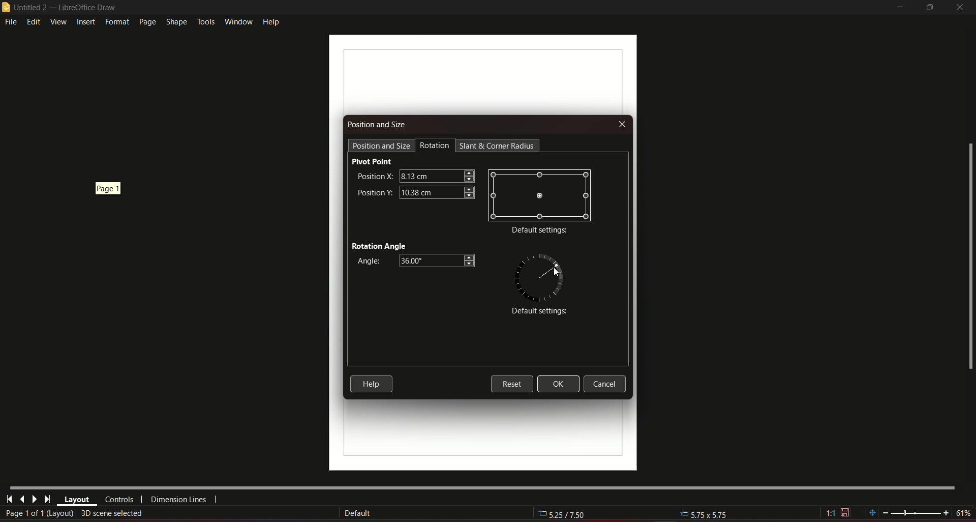 This screenshot has width=976, height=522. What do you see at coordinates (374, 176) in the screenshot?
I see `Position X` at bounding box center [374, 176].